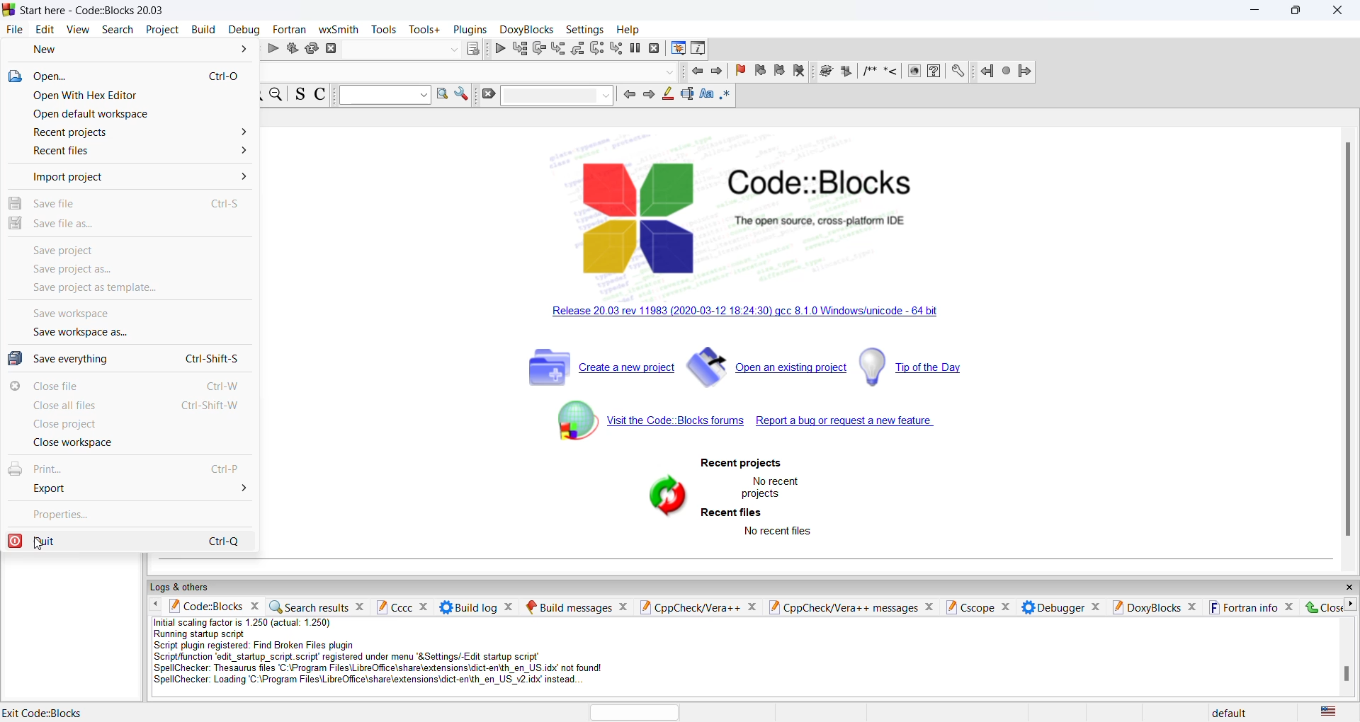  Describe the element at coordinates (847, 423) in the screenshot. I see `report bug` at that location.